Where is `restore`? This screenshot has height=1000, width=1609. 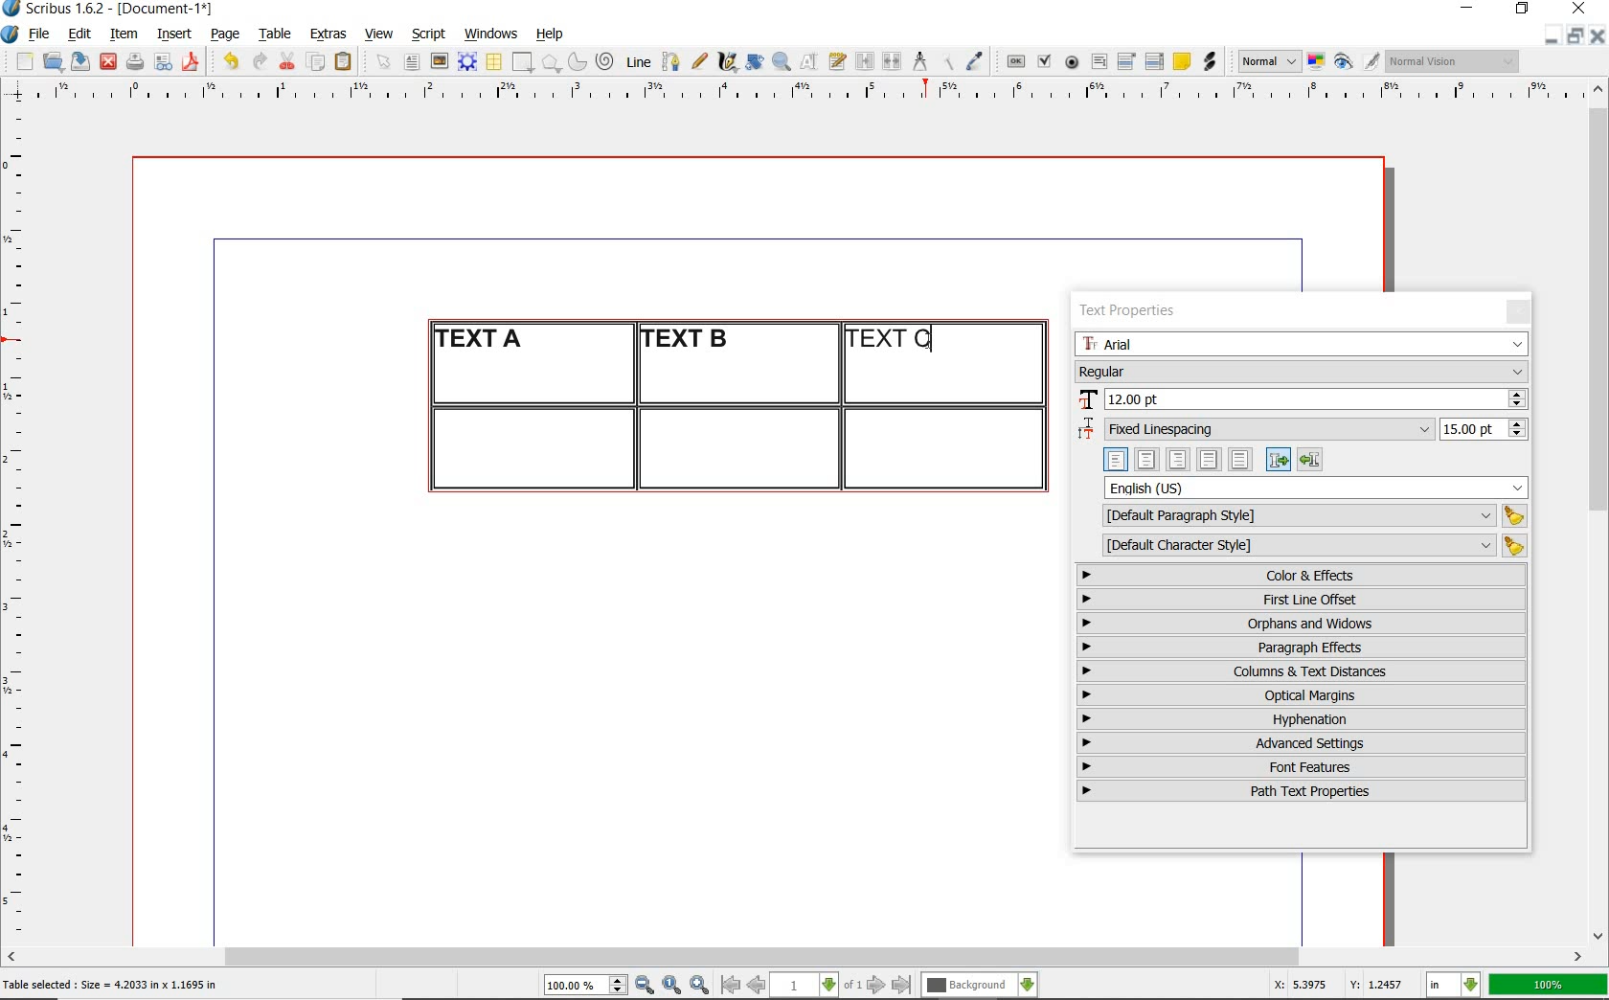 restore is located at coordinates (1575, 34).